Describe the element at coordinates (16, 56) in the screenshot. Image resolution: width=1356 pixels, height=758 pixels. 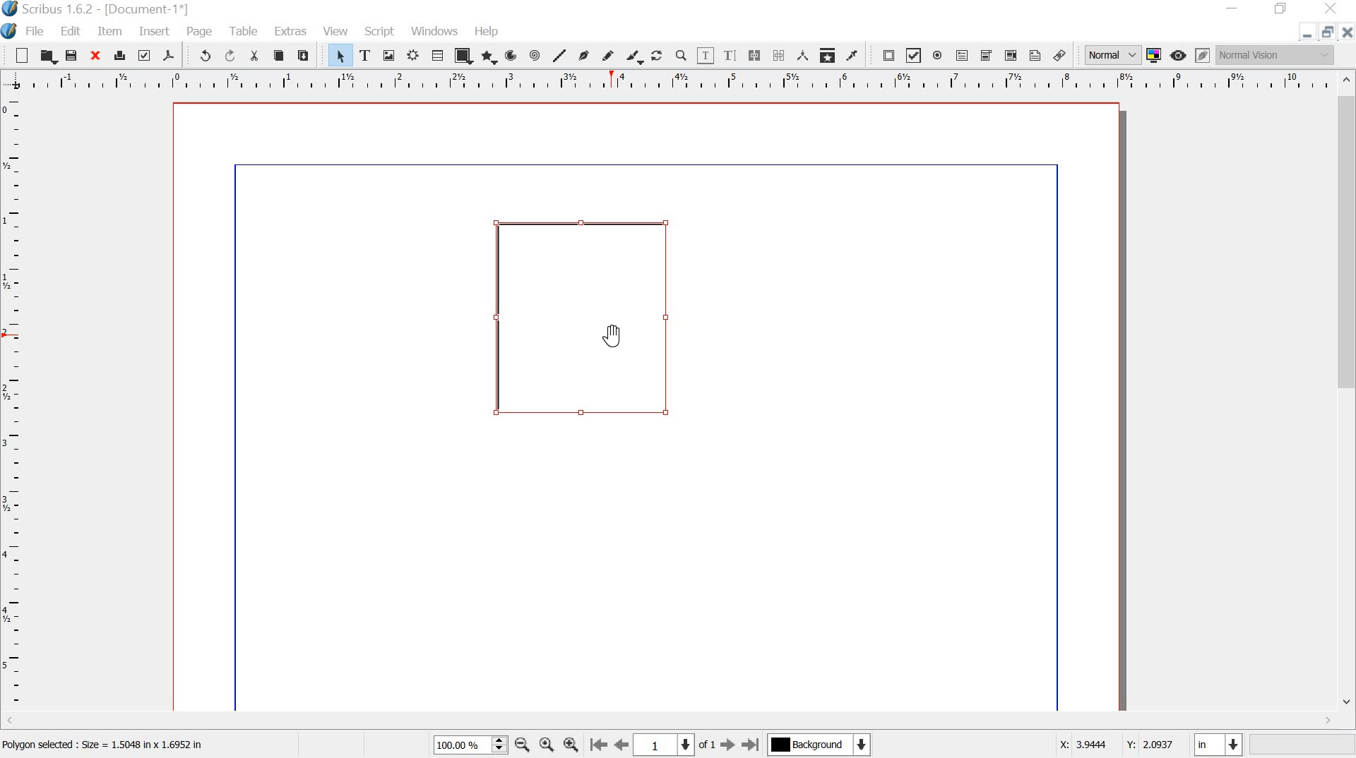
I see `new` at that location.